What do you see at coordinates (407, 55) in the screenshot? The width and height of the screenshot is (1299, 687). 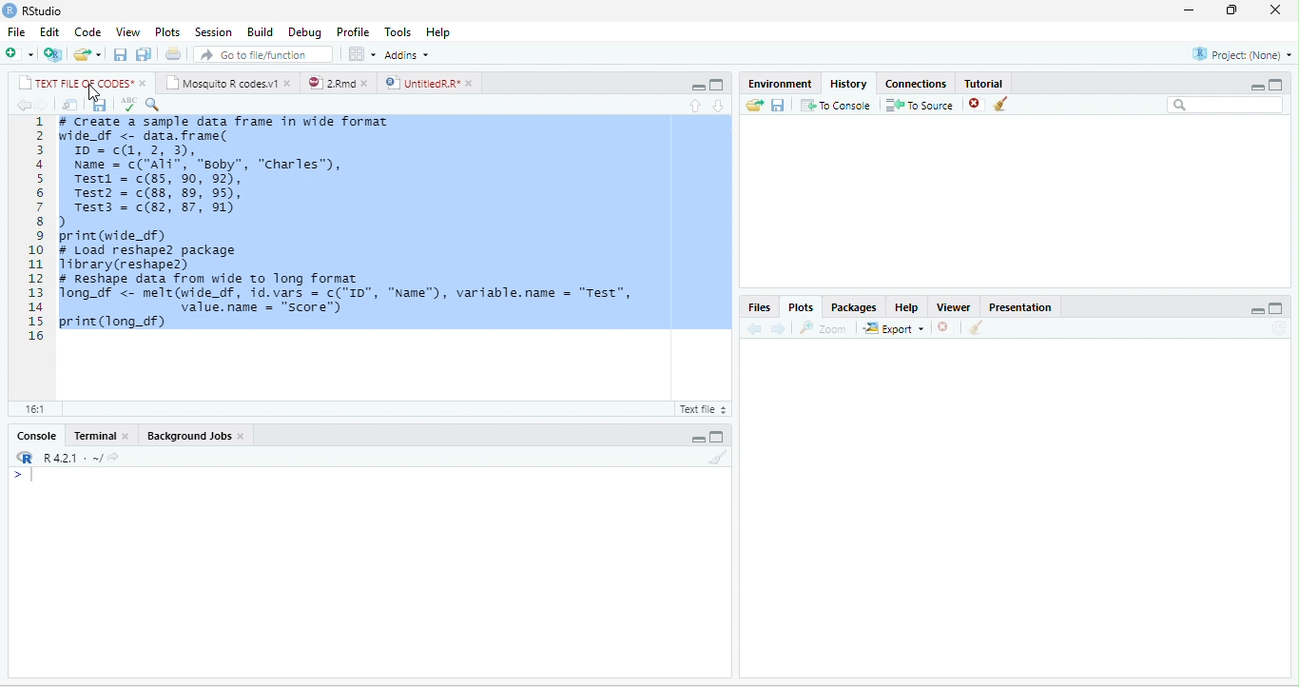 I see `Addins` at bounding box center [407, 55].